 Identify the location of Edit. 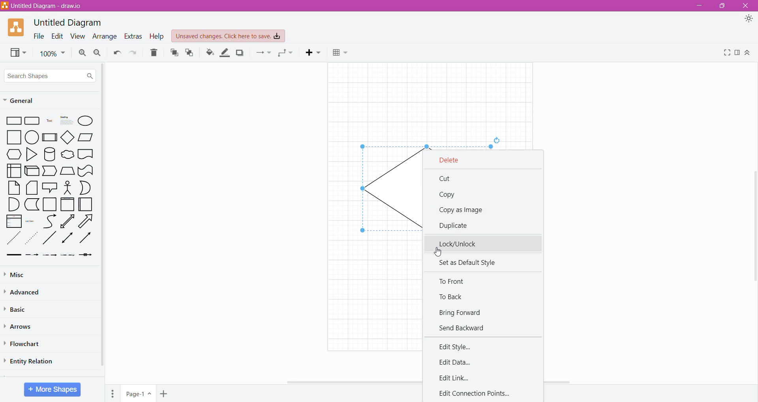
(57, 37).